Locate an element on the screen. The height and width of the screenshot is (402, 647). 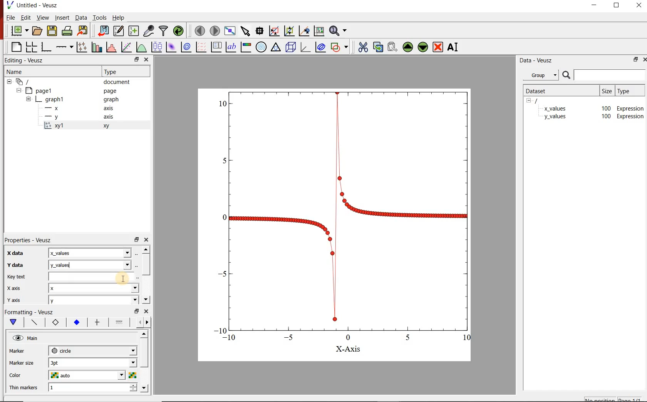
minimize is located at coordinates (594, 6).